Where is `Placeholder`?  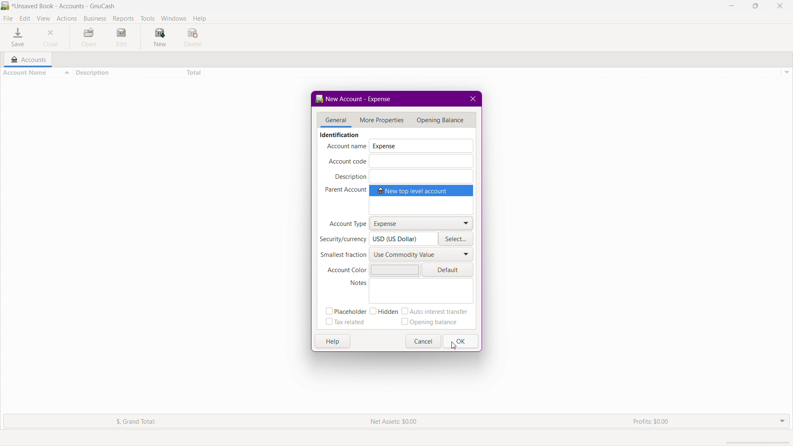
Placeholder is located at coordinates (344, 312).